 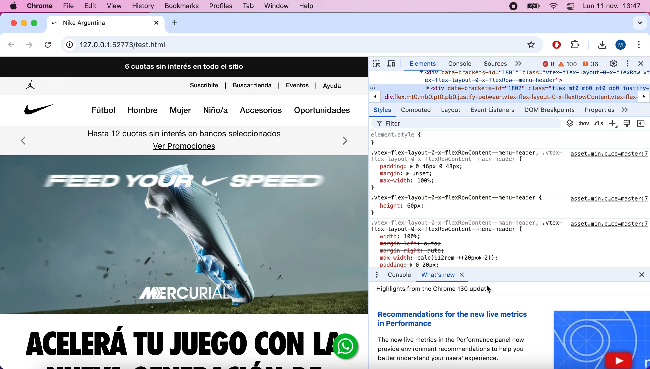 I want to click on lclose, so click(x=636, y=275).